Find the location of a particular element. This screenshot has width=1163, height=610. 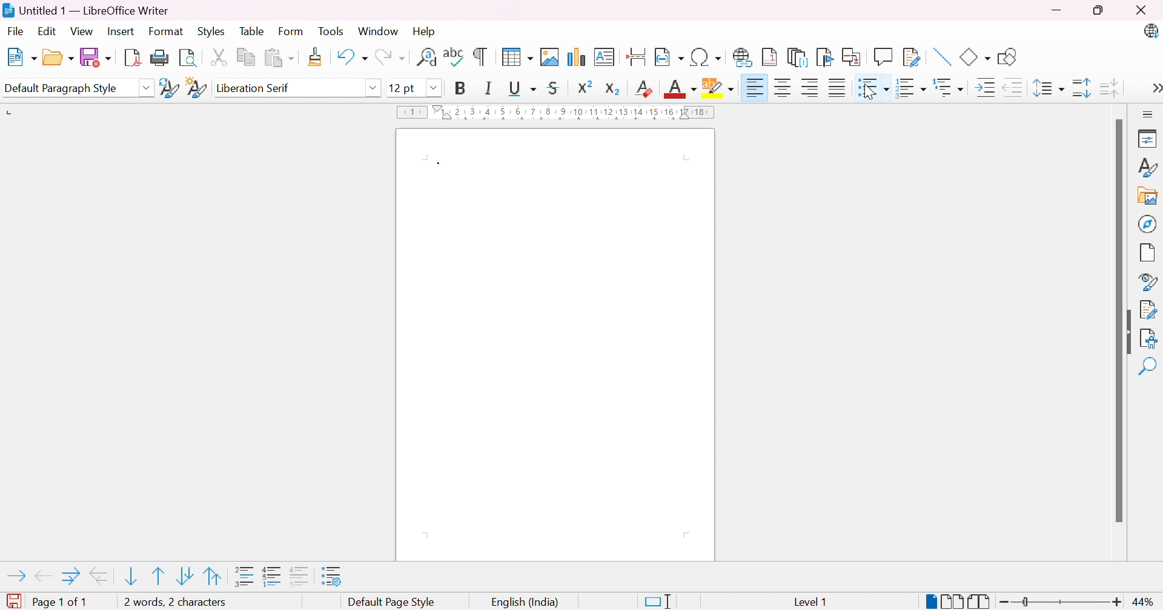

Insert cross-reference is located at coordinates (853, 57).